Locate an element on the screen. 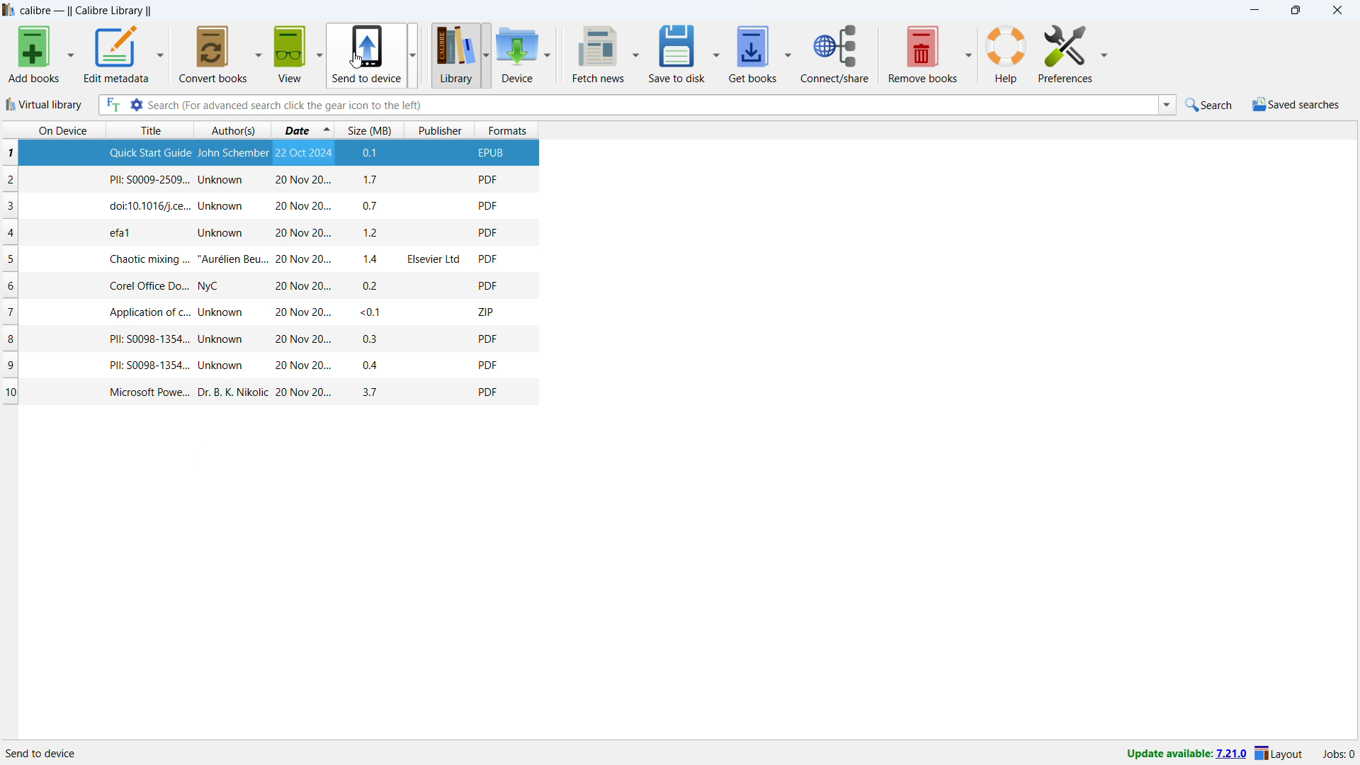 The image size is (1360, 765). one book entry is located at coordinates (272, 392).